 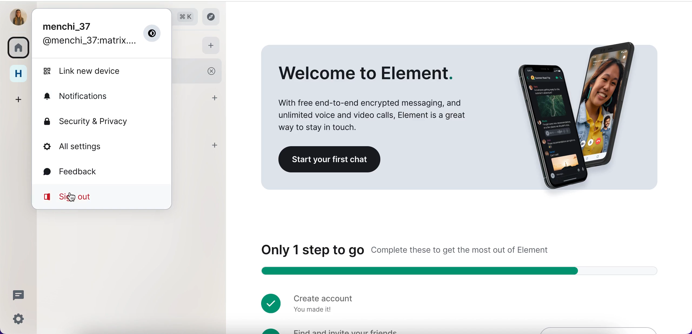 I want to click on image, so click(x=571, y=110).